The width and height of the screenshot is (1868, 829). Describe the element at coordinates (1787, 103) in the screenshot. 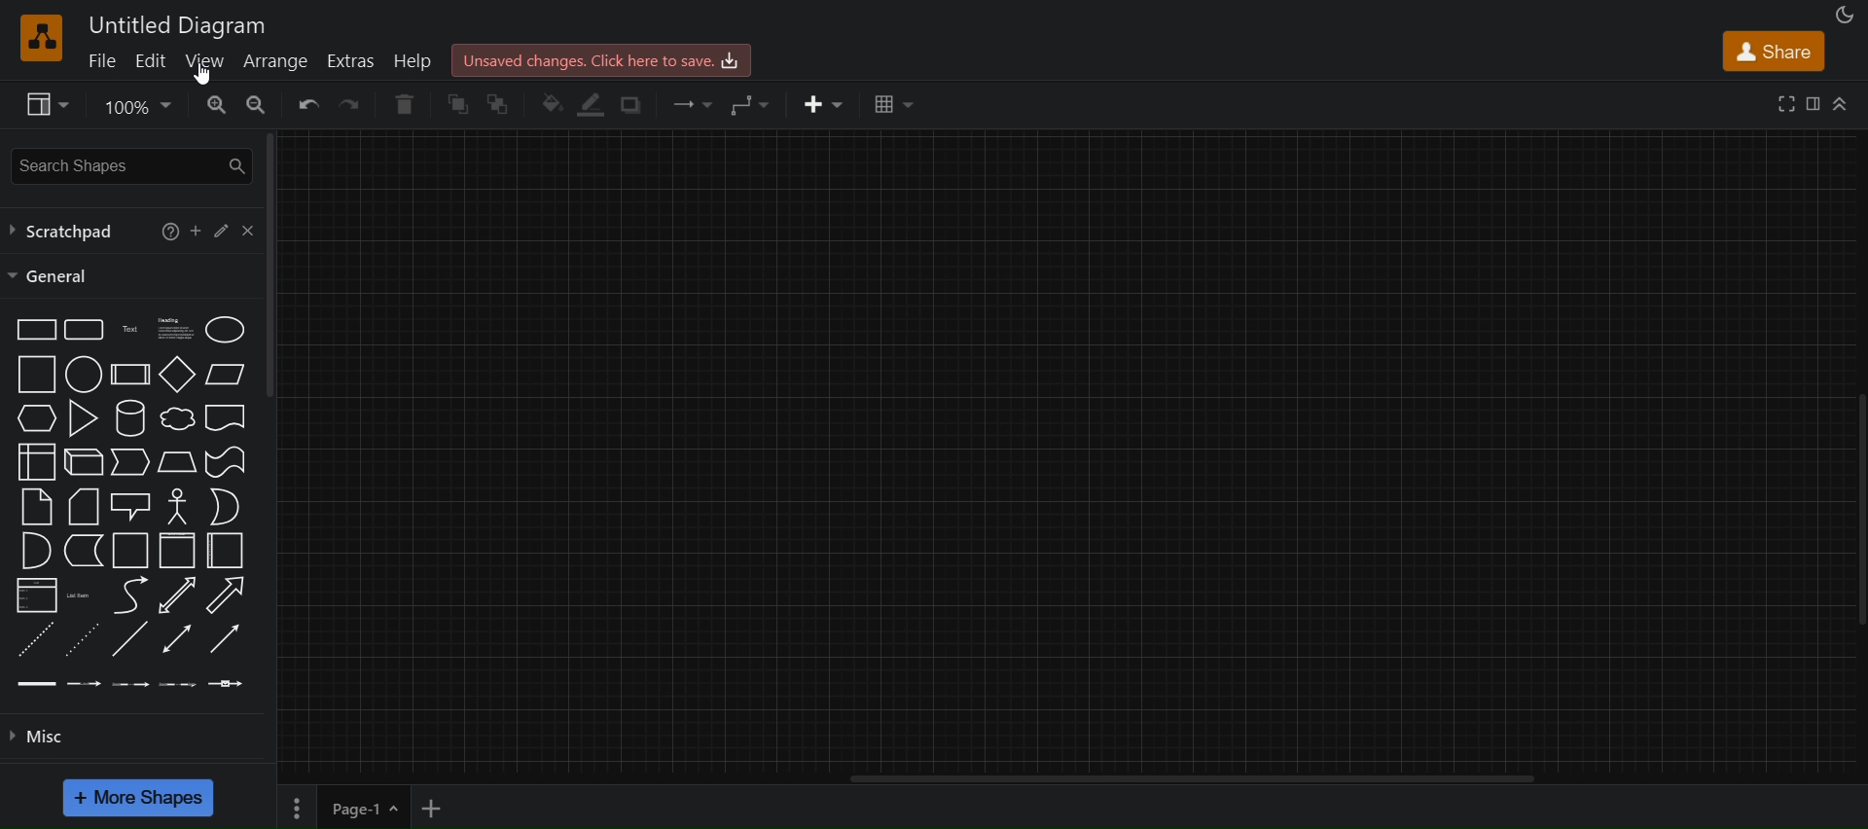

I see `fullscreen` at that location.